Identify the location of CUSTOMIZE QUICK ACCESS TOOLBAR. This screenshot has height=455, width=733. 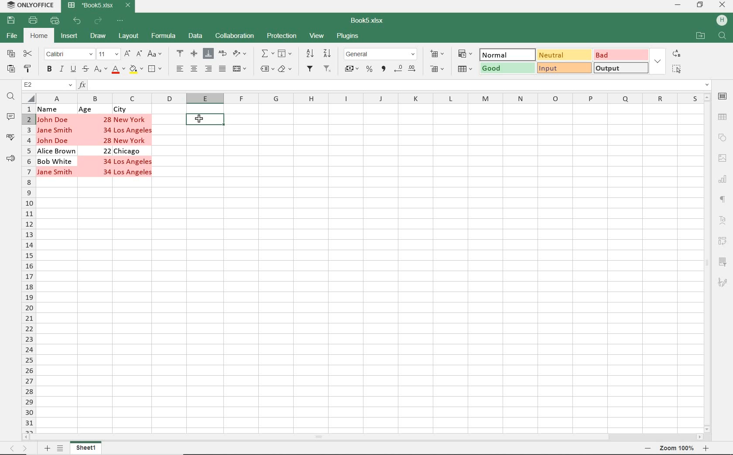
(121, 21).